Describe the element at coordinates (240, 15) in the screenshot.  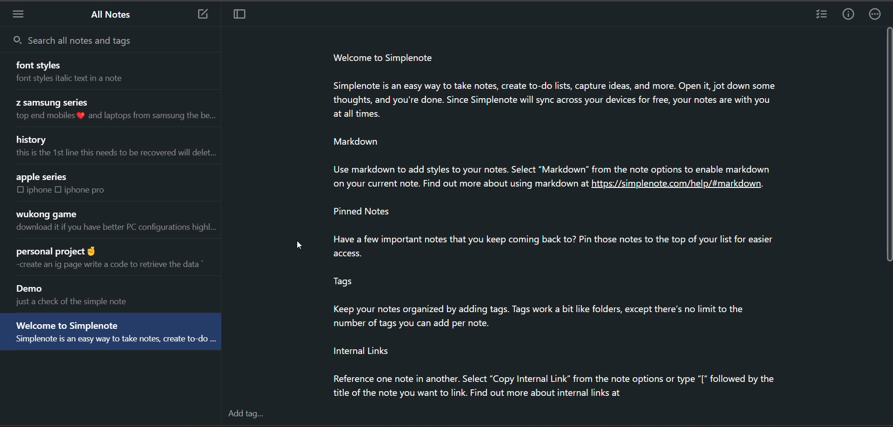
I see `toggle focus mode` at that location.